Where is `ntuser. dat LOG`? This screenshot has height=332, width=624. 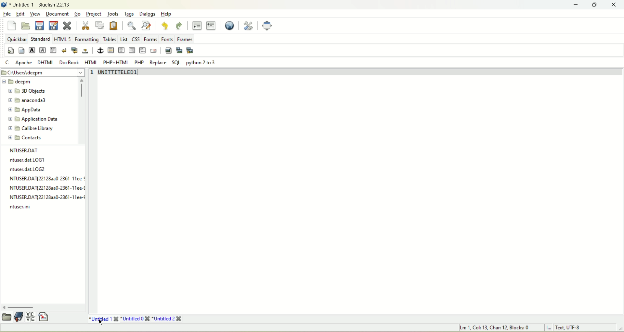
ntuser. dat LOG is located at coordinates (27, 160).